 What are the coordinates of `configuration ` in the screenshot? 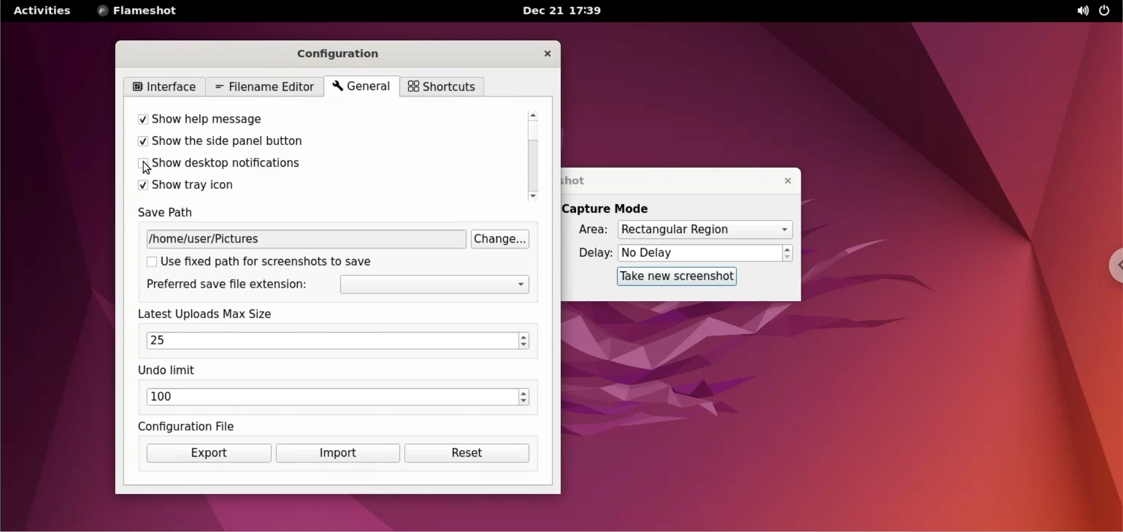 It's located at (347, 53).